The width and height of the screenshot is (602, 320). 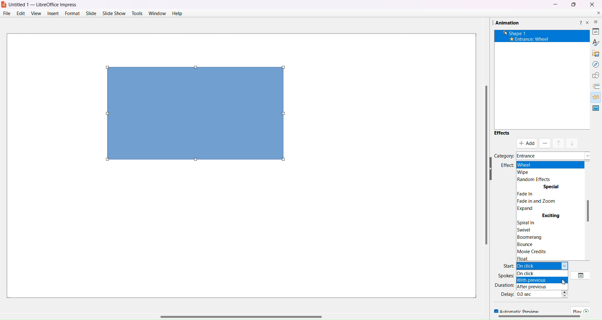 I want to click on Format, so click(x=72, y=13).